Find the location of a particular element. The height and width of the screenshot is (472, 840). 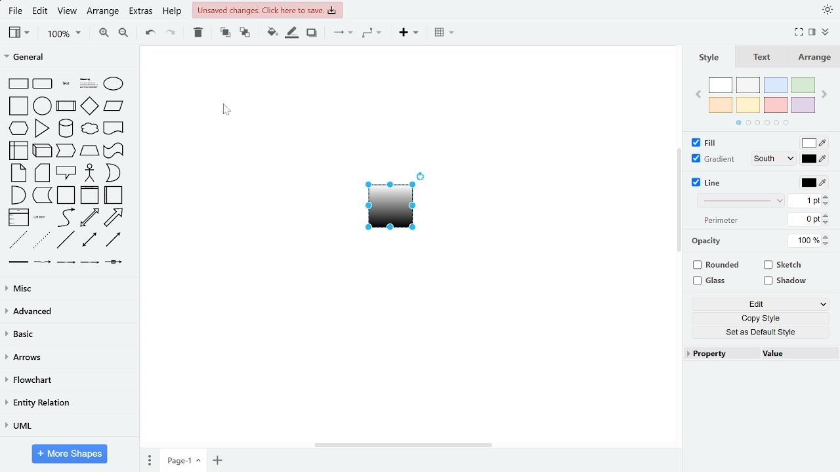

Opacity is located at coordinates (706, 242).